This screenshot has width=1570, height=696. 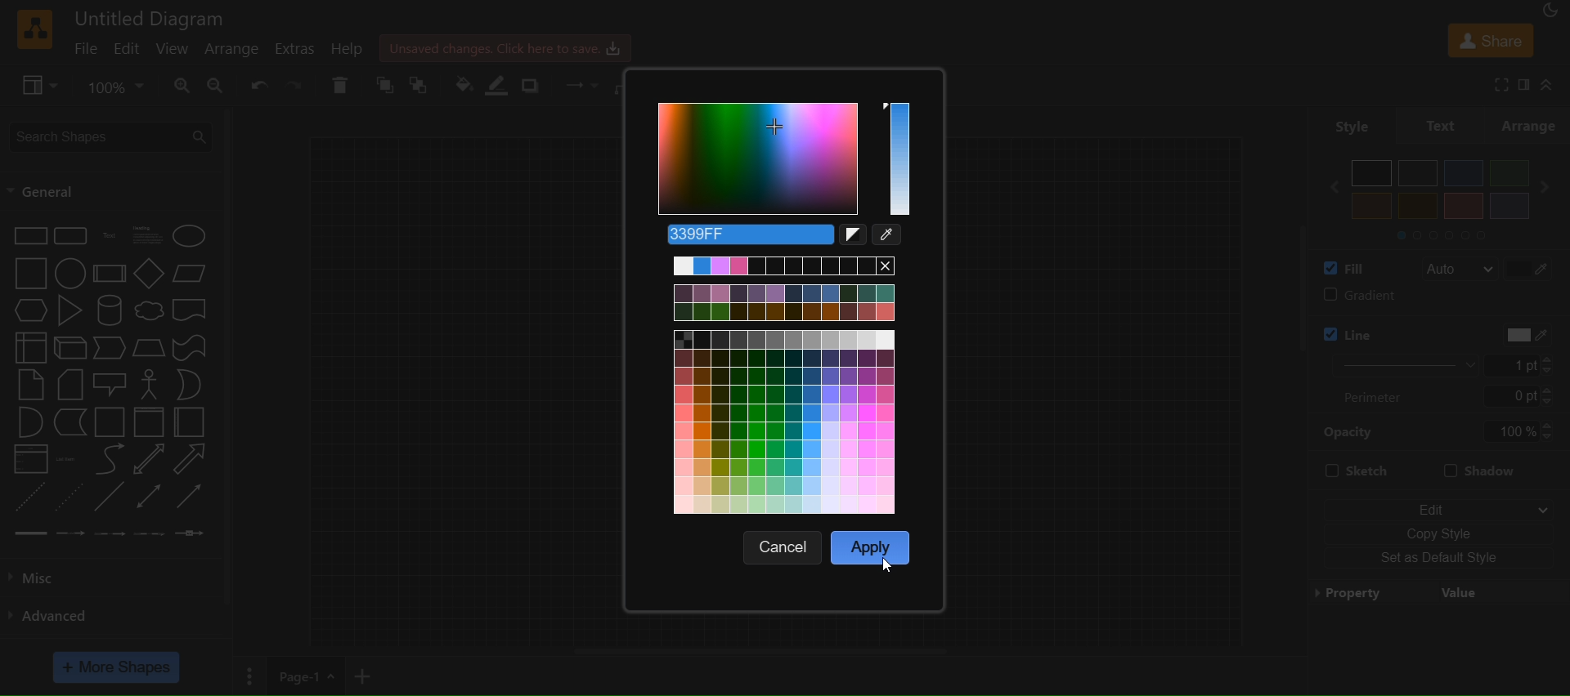 What do you see at coordinates (1419, 172) in the screenshot?
I see `grey color` at bounding box center [1419, 172].